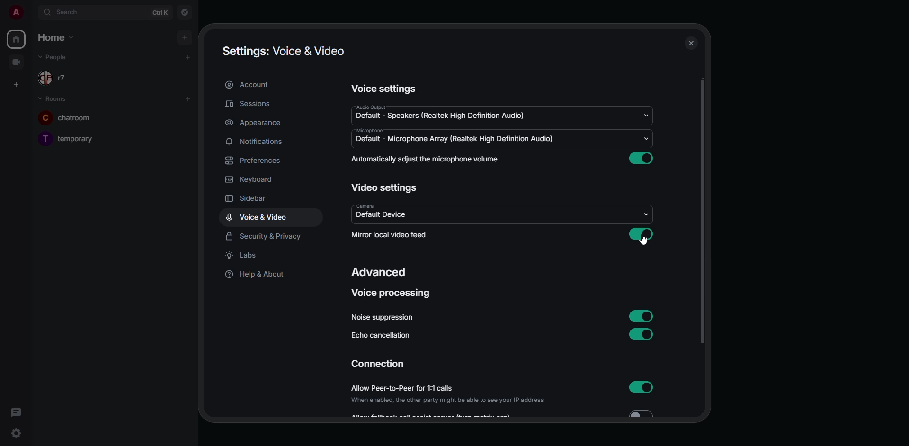 The image size is (909, 446). Describe the element at coordinates (647, 413) in the screenshot. I see `toggle` at that location.